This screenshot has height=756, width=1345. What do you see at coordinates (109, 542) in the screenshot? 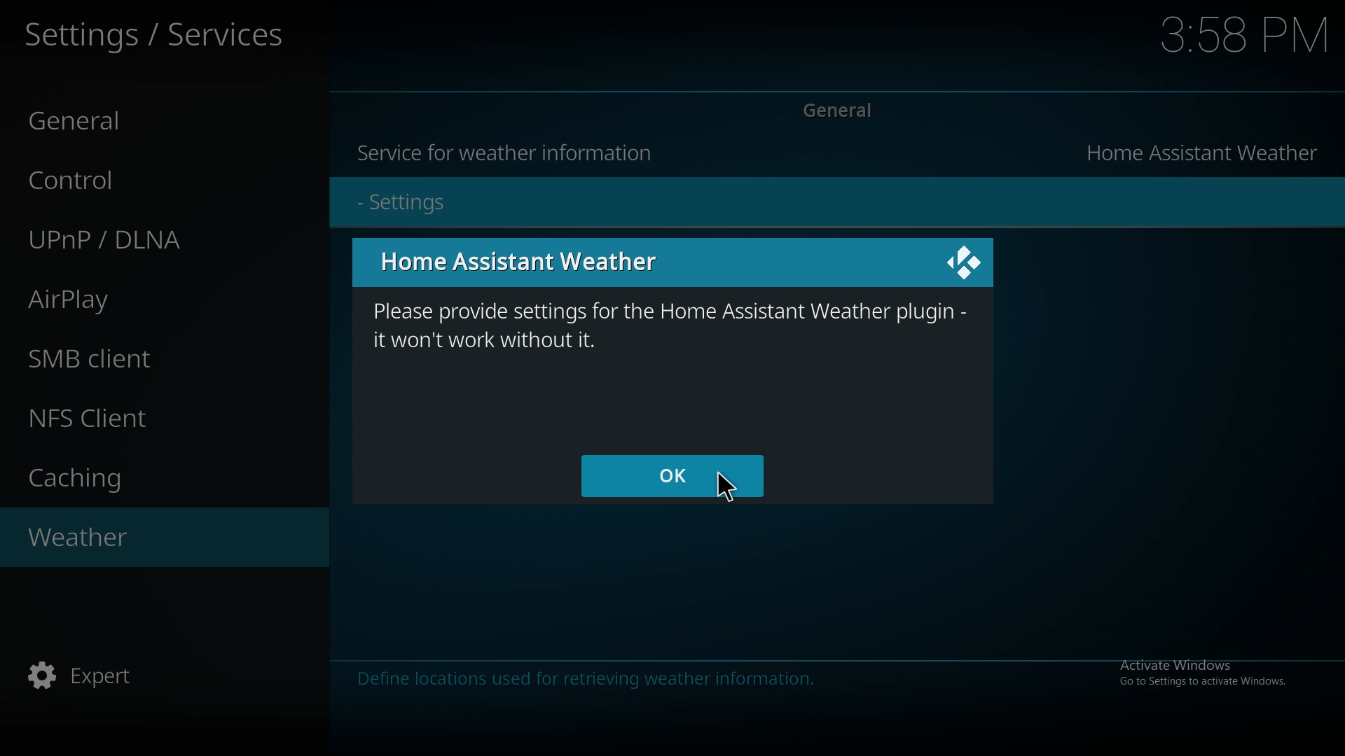
I see `Weather` at bounding box center [109, 542].